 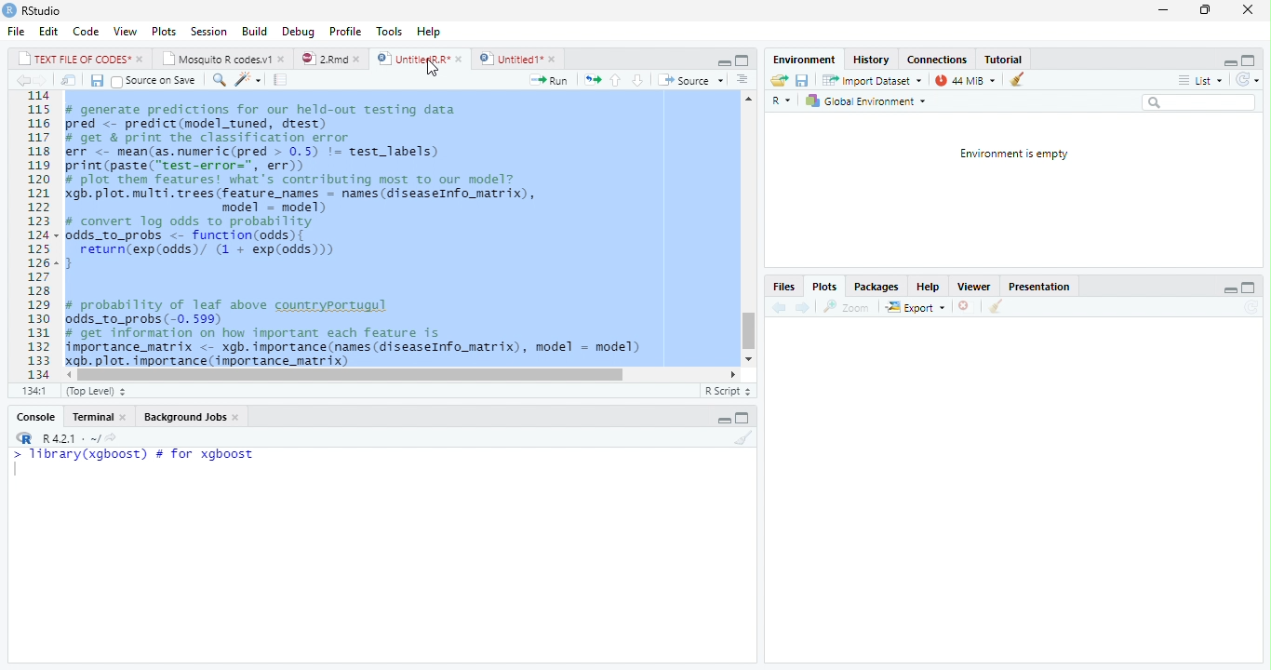 I want to click on Terminal, so click(x=98, y=418).